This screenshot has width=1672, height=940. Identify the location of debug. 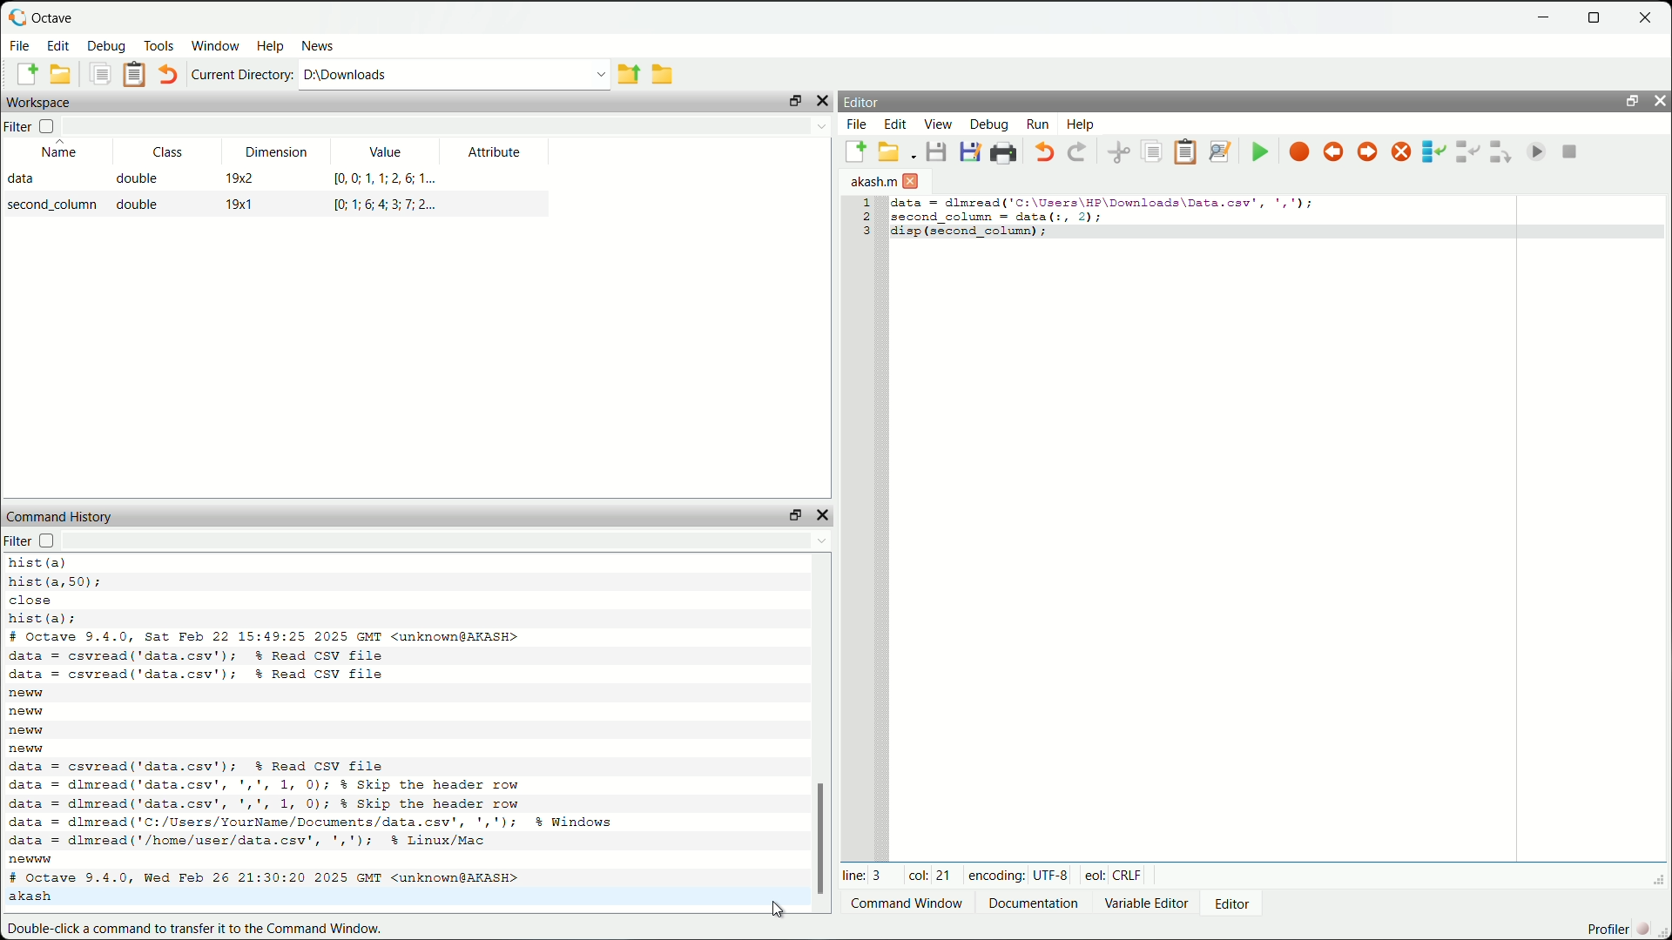
(986, 124).